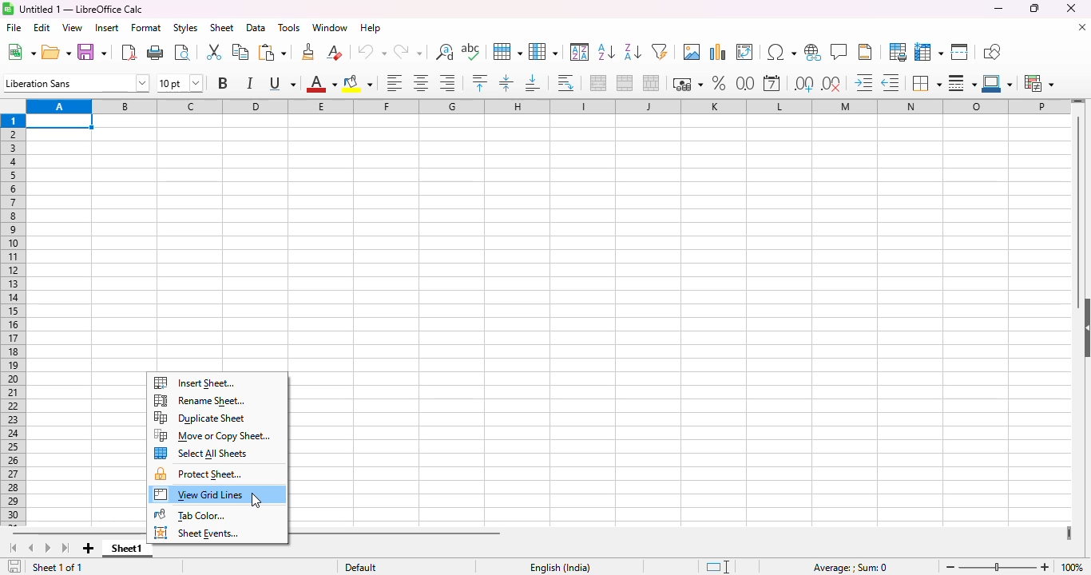 The image size is (1091, 575). Describe the element at coordinates (506, 82) in the screenshot. I see `center vertically` at that location.